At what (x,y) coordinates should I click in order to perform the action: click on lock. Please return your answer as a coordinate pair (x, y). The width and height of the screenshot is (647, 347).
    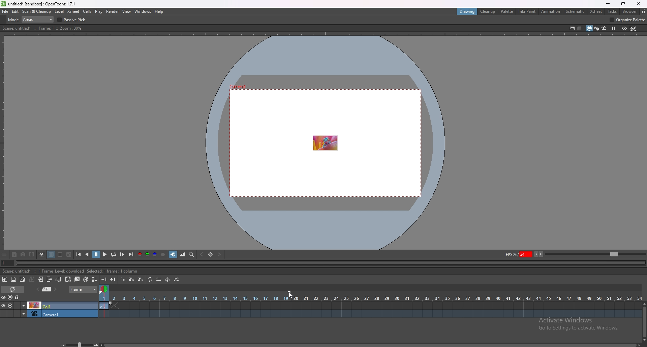
    Looking at the image, I should click on (18, 297).